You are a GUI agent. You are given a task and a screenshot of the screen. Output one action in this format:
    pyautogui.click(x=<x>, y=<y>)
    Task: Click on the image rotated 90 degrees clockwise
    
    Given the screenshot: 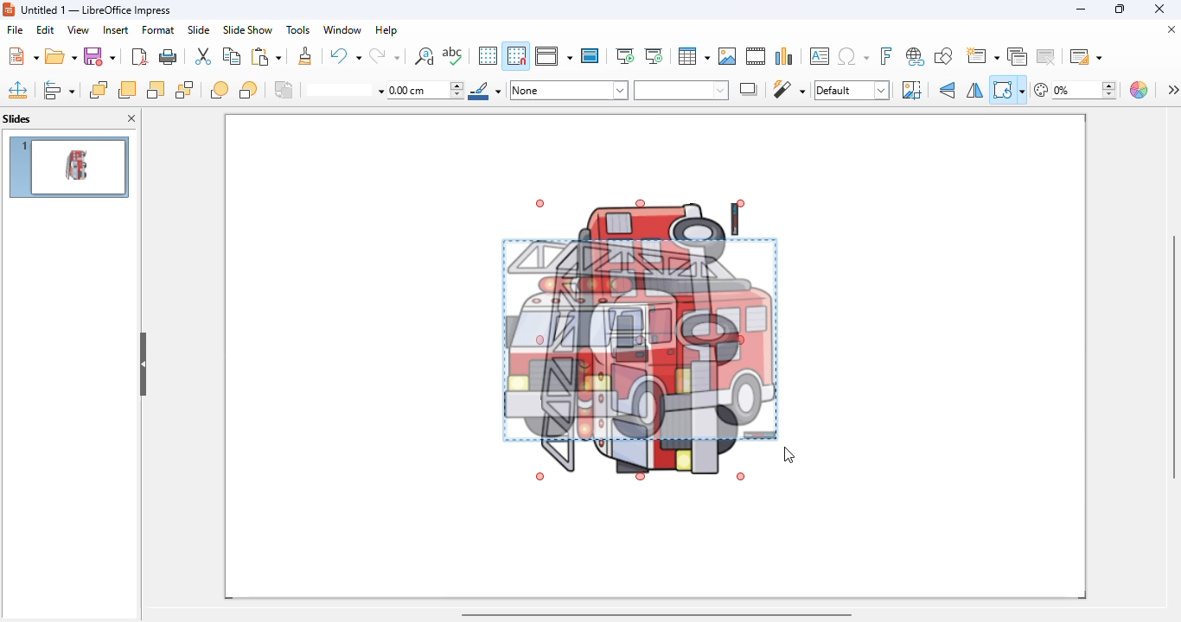 What is the action you would take?
    pyautogui.click(x=639, y=340)
    